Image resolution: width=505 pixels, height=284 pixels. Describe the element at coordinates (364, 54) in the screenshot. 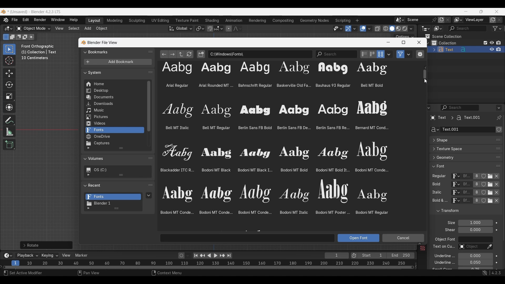

I see `Display settings, vertical list` at that location.